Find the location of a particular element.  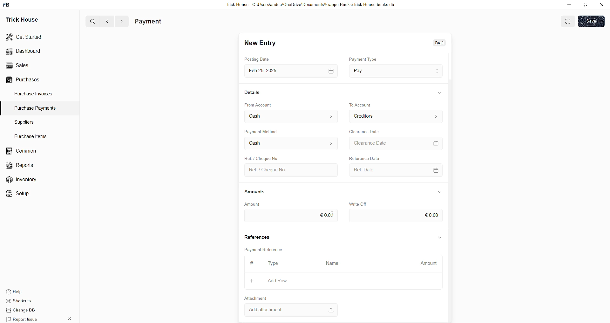

Reference Date is located at coordinates (361, 158).